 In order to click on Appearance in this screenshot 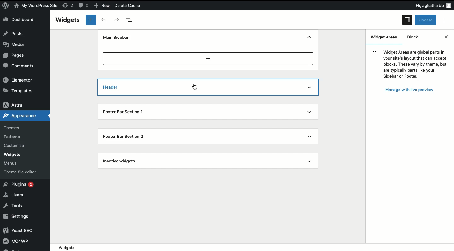, I will do `click(21, 116)`.